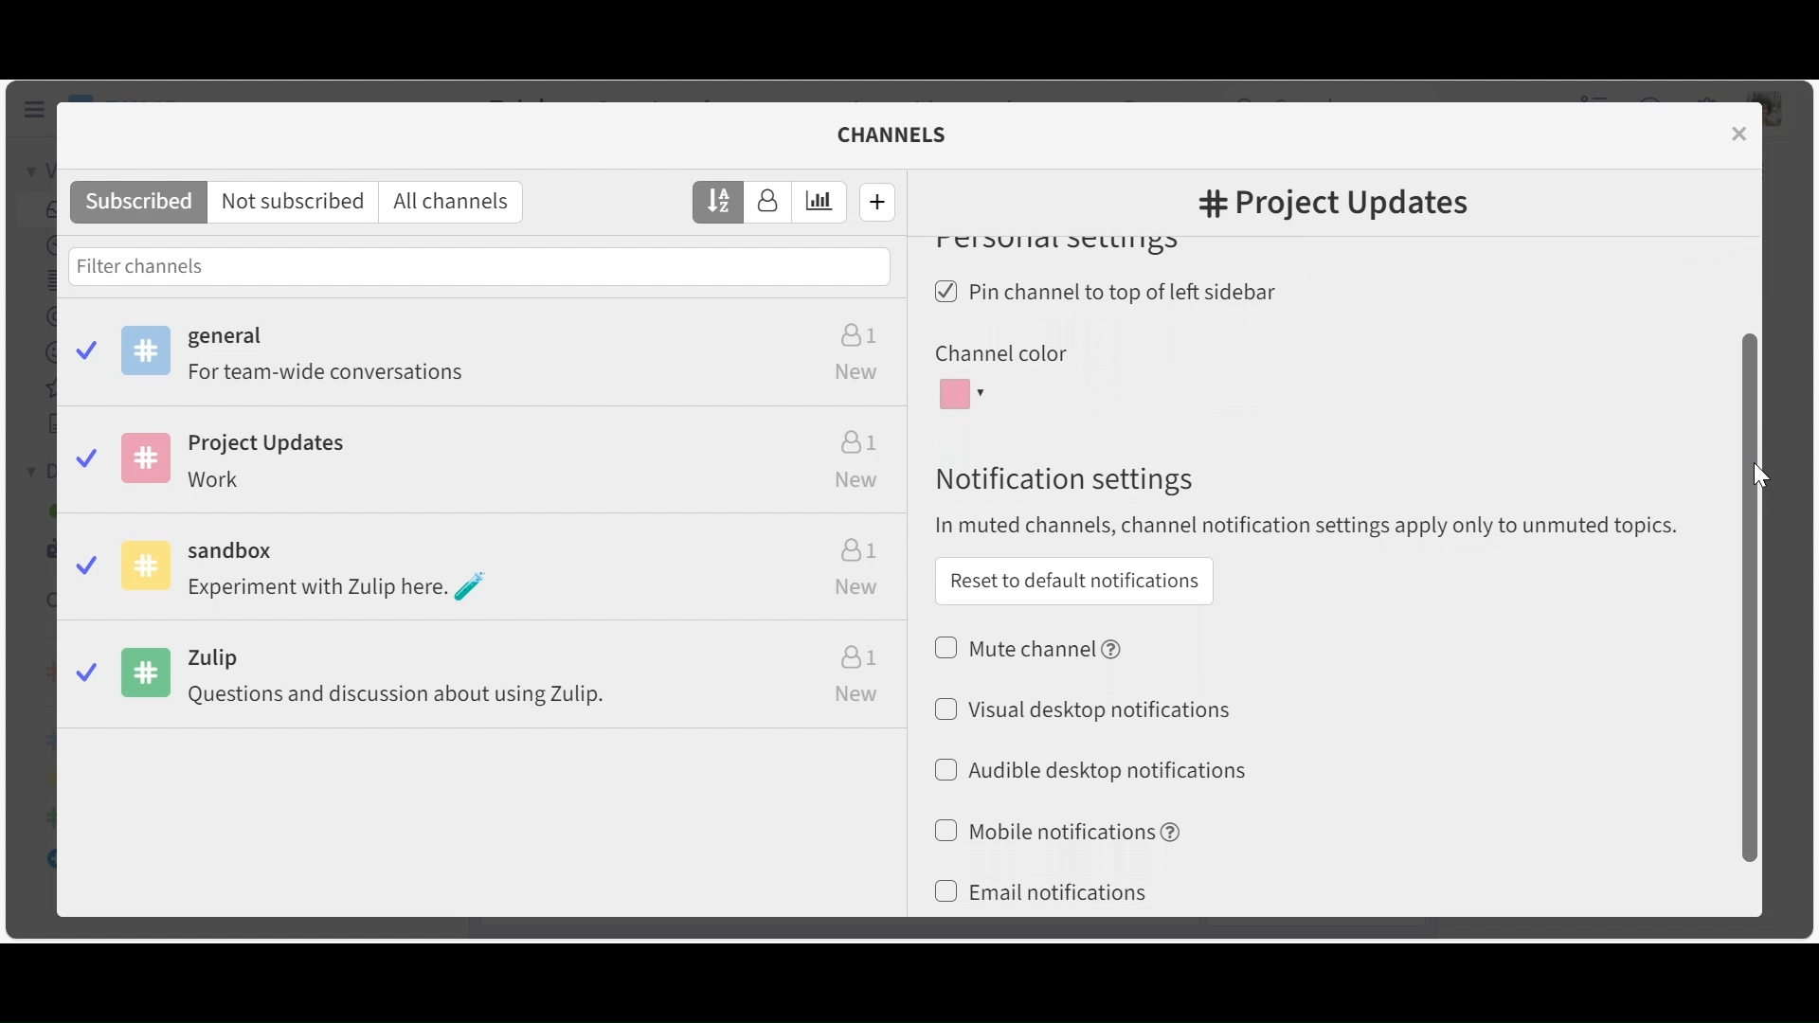 Image resolution: width=1819 pixels, height=1023 pixels. Describe the element at coordinates (719, 201) in the screenshot. I see `Sort by name` at that location.